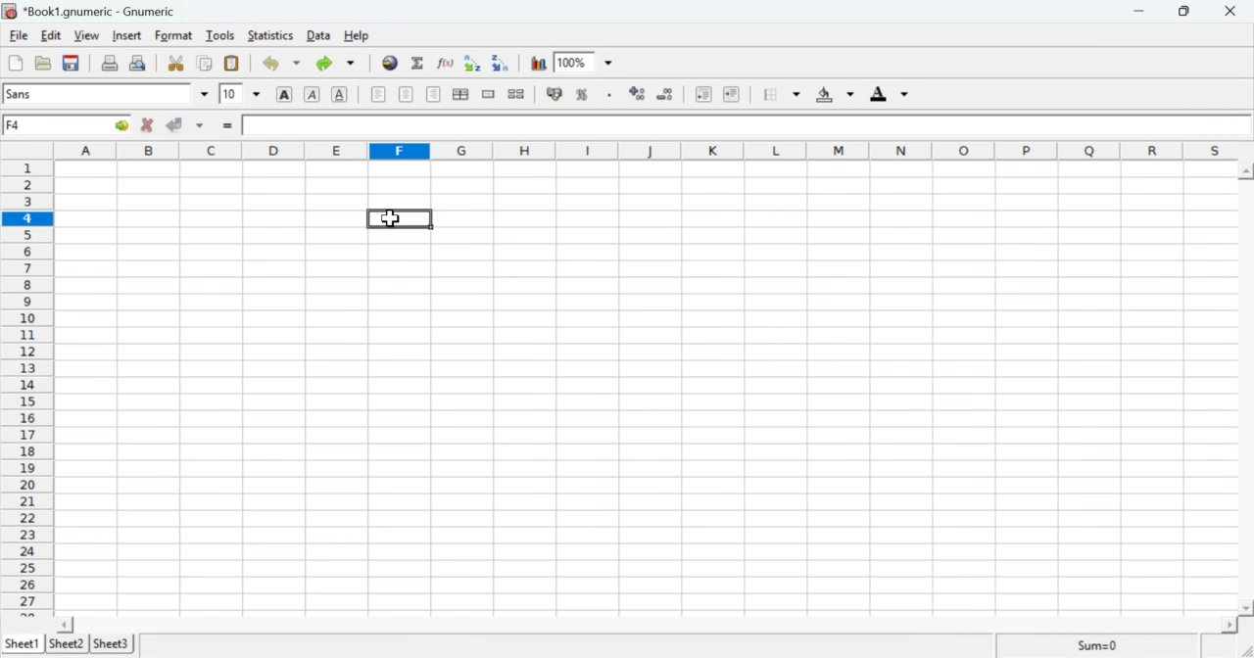 Image resolution: width=1254 pixels, height=658 pixels. I want to click on Font Size, so click(229, 94).